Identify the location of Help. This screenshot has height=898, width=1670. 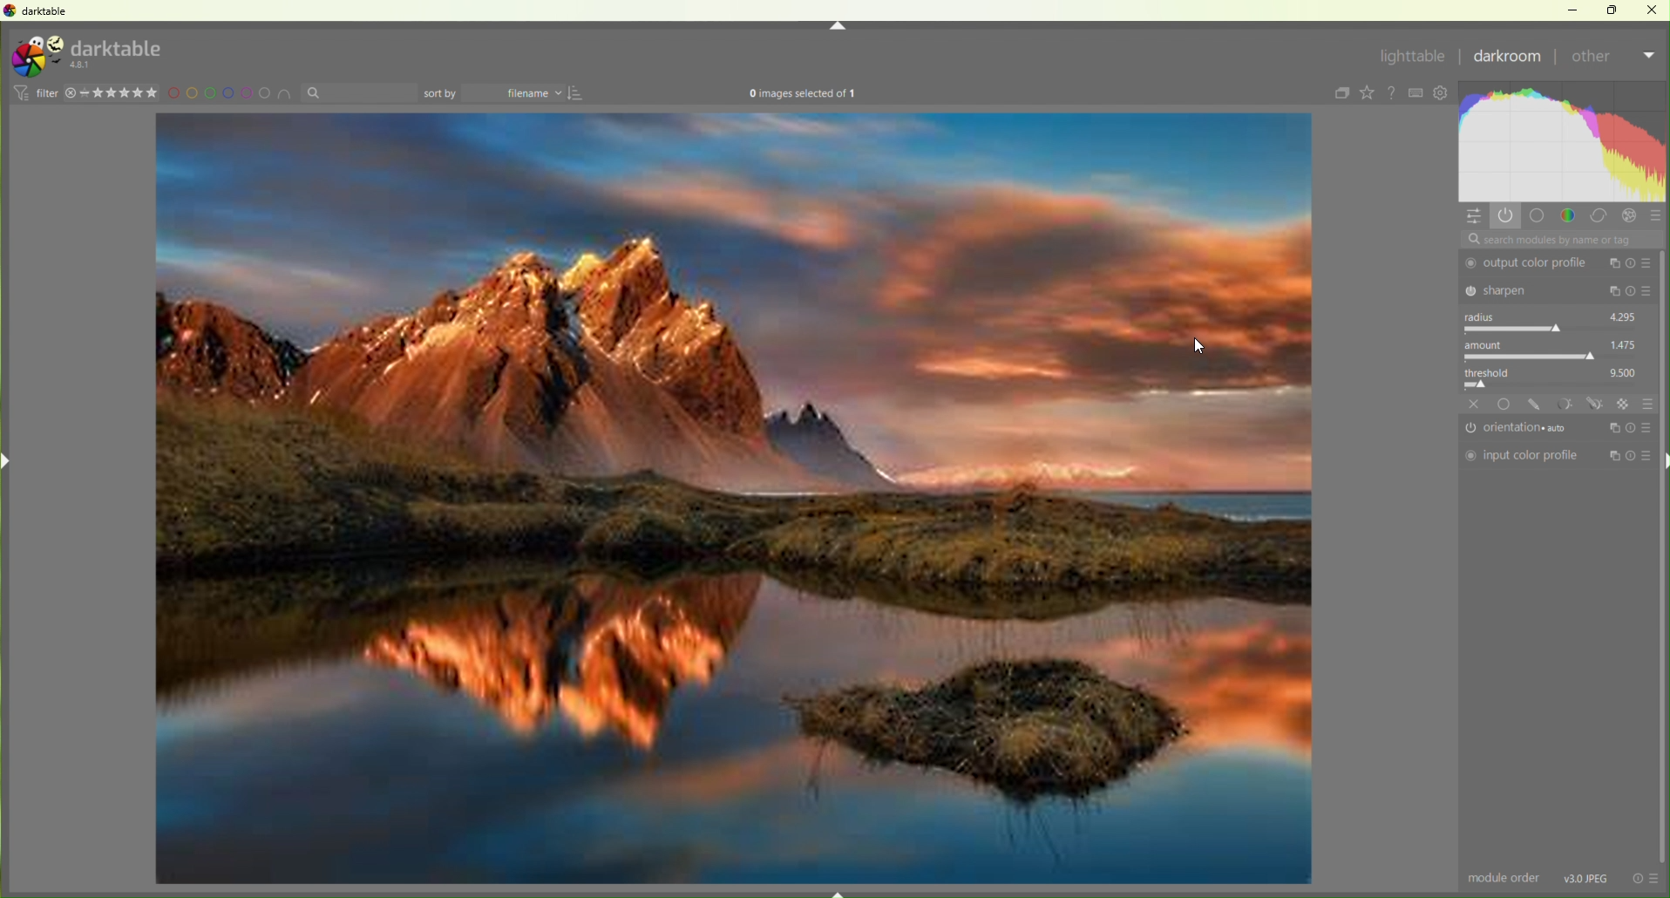
(1394, 93).